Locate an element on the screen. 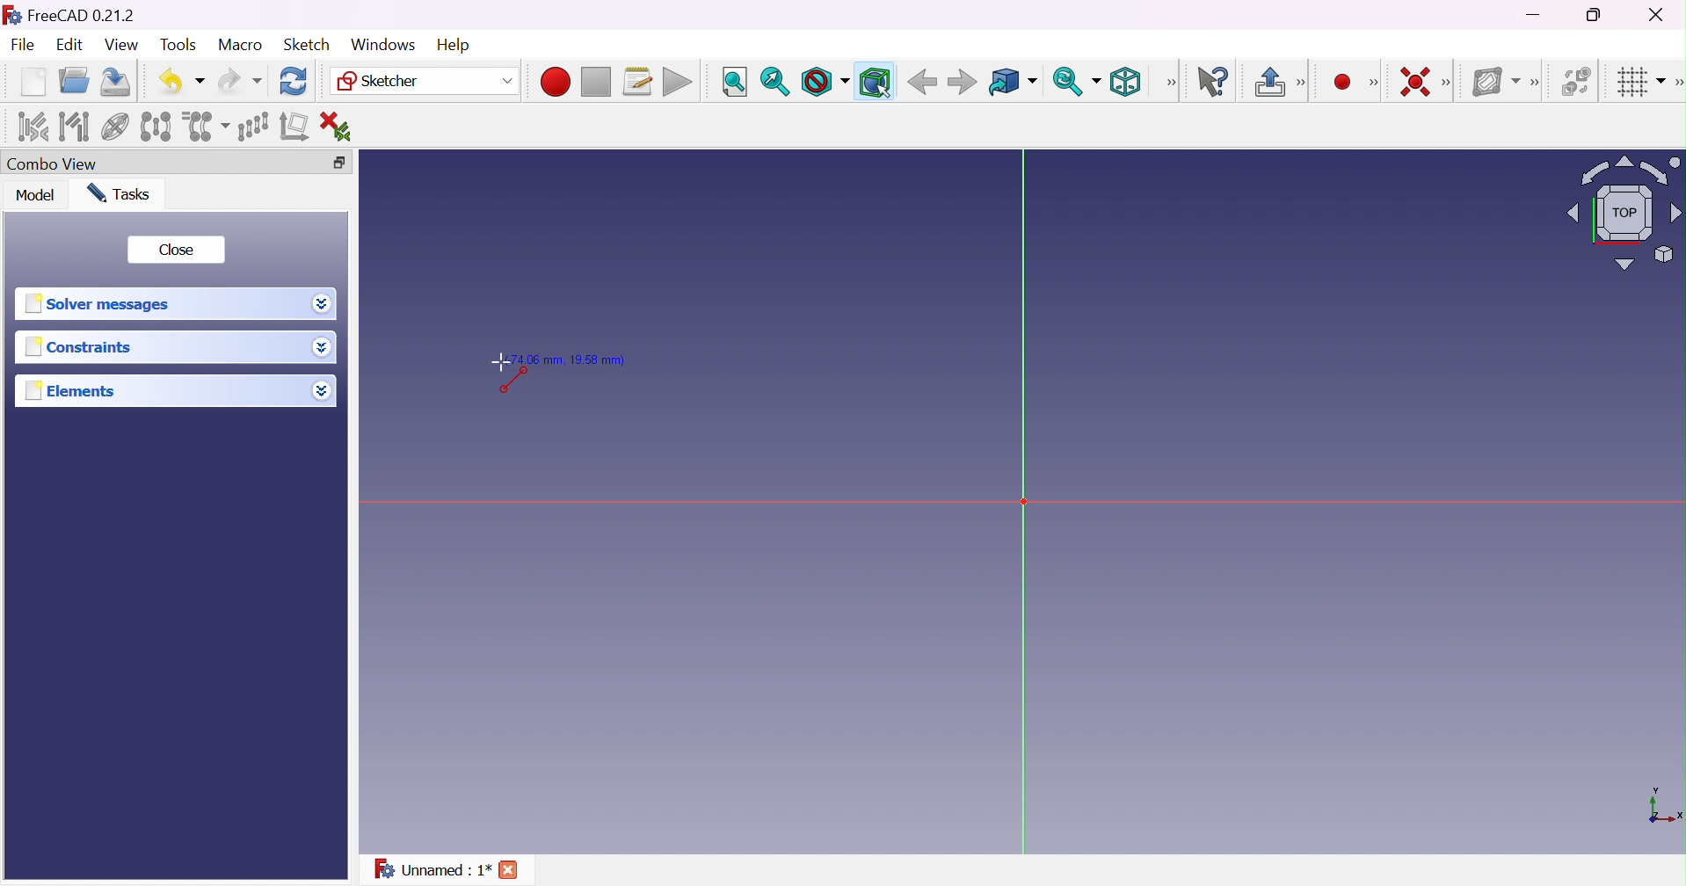 Image resolution: width=1686 pixels, height=886 pixels. x, y plane is located at coordinates (1665, 807).